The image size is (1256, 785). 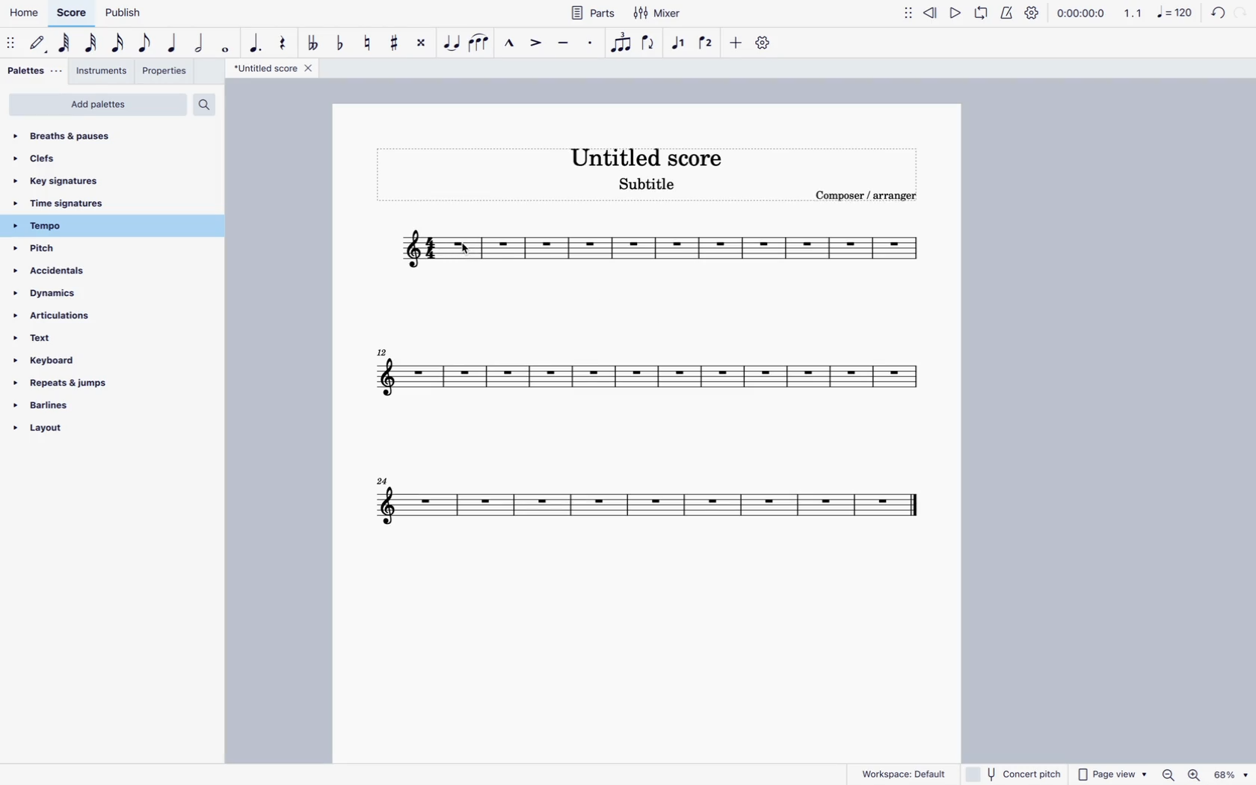 What do you see at coordinates (99, 105) in the screenshot?
I see `add palettes` at bounding box center [99, 105].